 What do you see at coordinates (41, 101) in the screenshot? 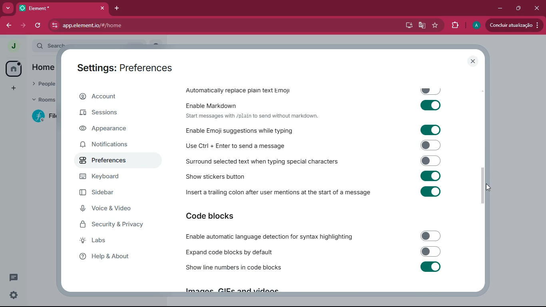
I see `rooms` at bounding box center [41, 101].